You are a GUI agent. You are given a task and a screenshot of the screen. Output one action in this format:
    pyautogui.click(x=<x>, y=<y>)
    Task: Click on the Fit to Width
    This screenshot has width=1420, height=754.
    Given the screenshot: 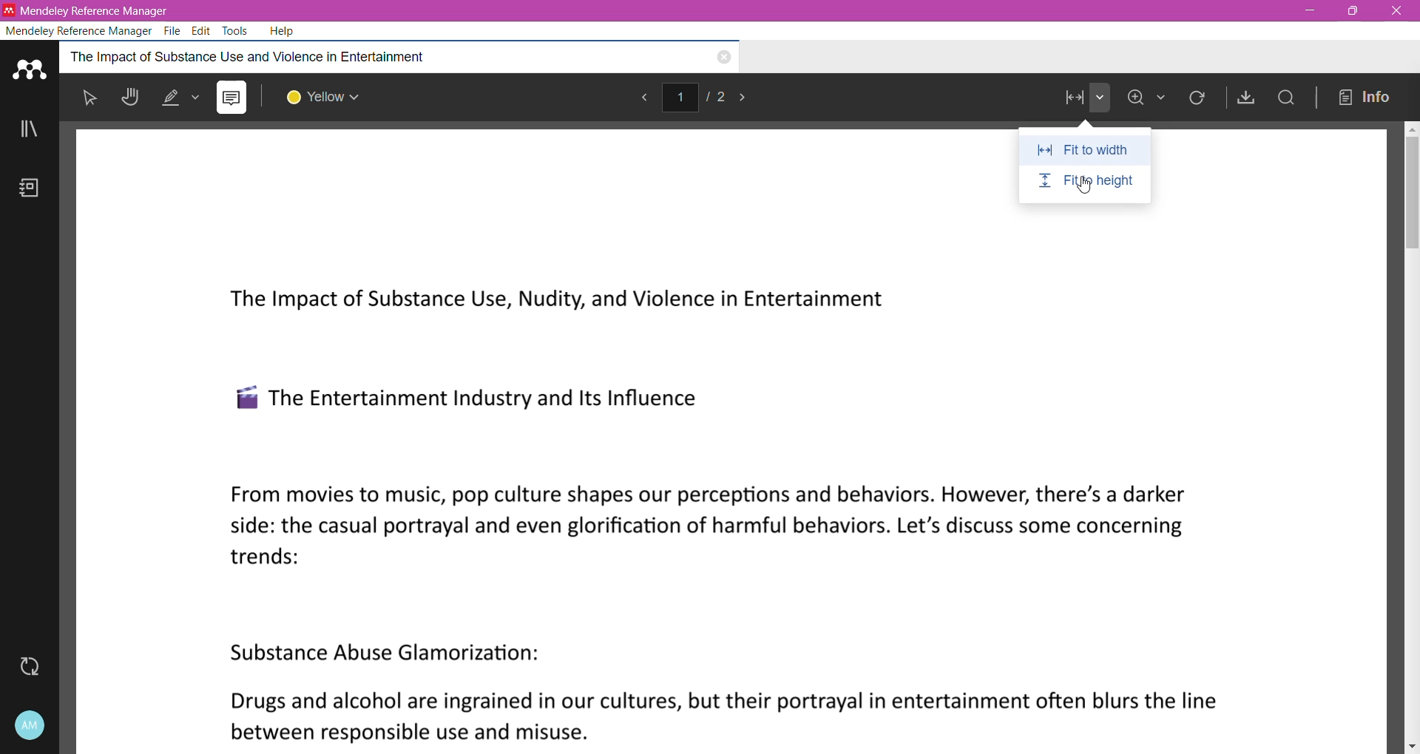 What is the action you would take?
    pyautogui.click(x=1084, y=150)
    